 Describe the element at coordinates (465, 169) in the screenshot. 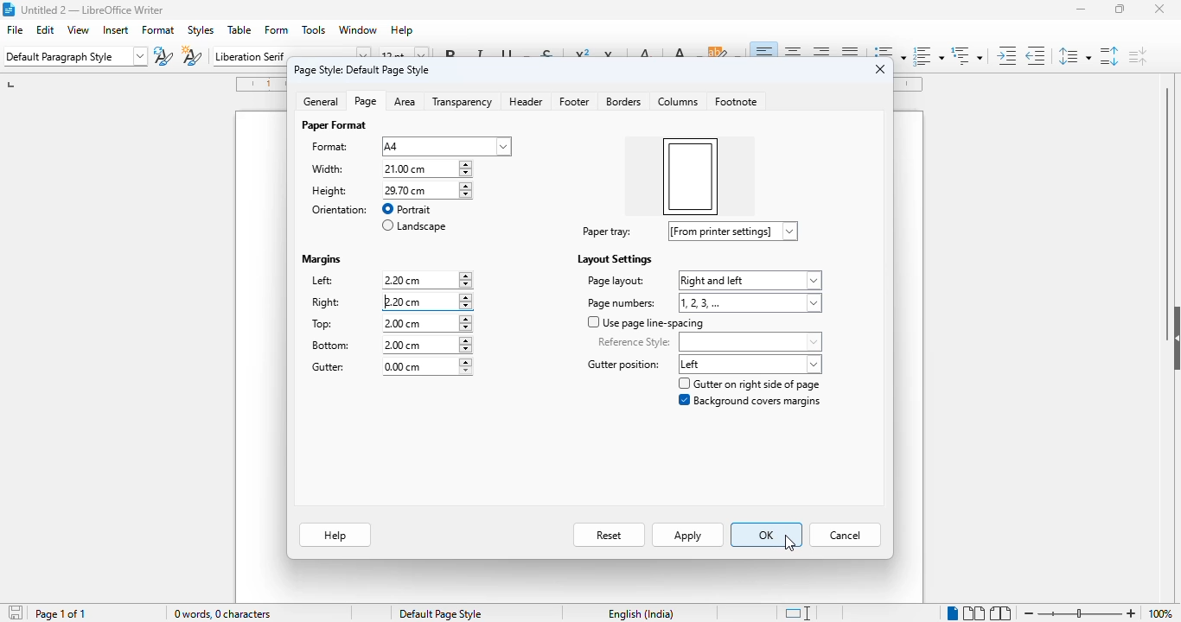

I see `increment or decrement width` at that location.